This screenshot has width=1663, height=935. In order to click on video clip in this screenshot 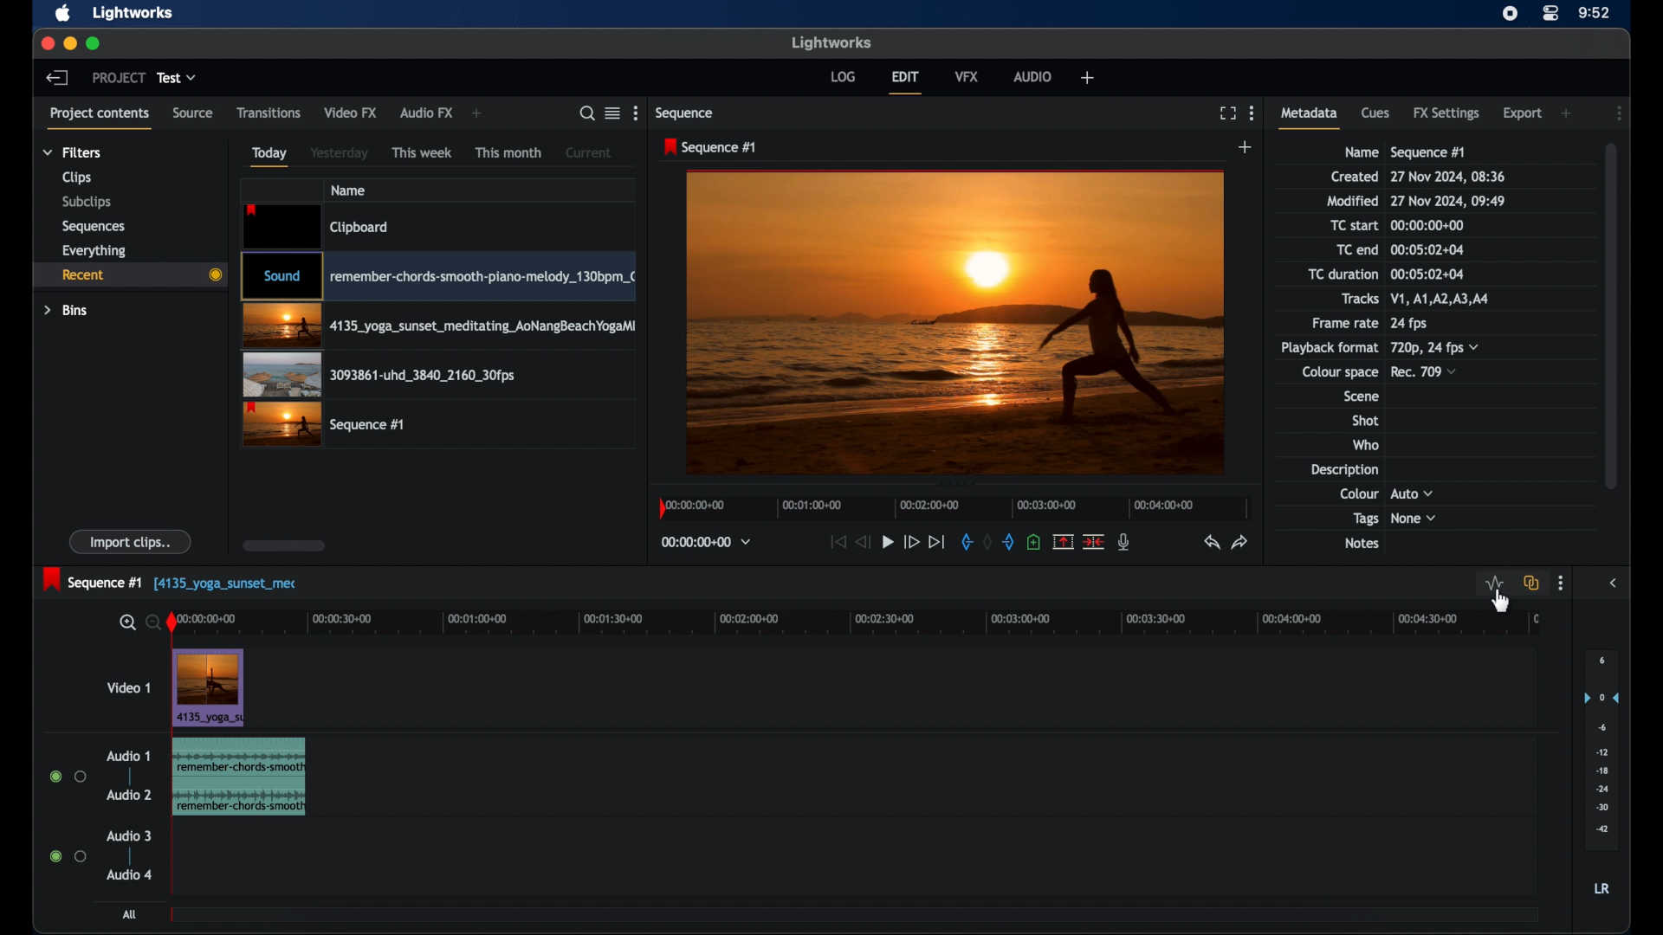, I will do `click(323, 424)`.